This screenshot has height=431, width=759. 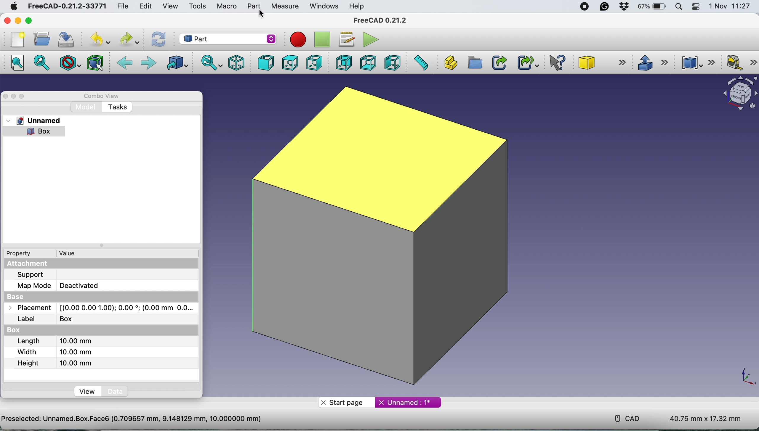 What do you see at coordinates (739, 94) in the screenshot?
I see `object interface` at bounding box center [739, 94].